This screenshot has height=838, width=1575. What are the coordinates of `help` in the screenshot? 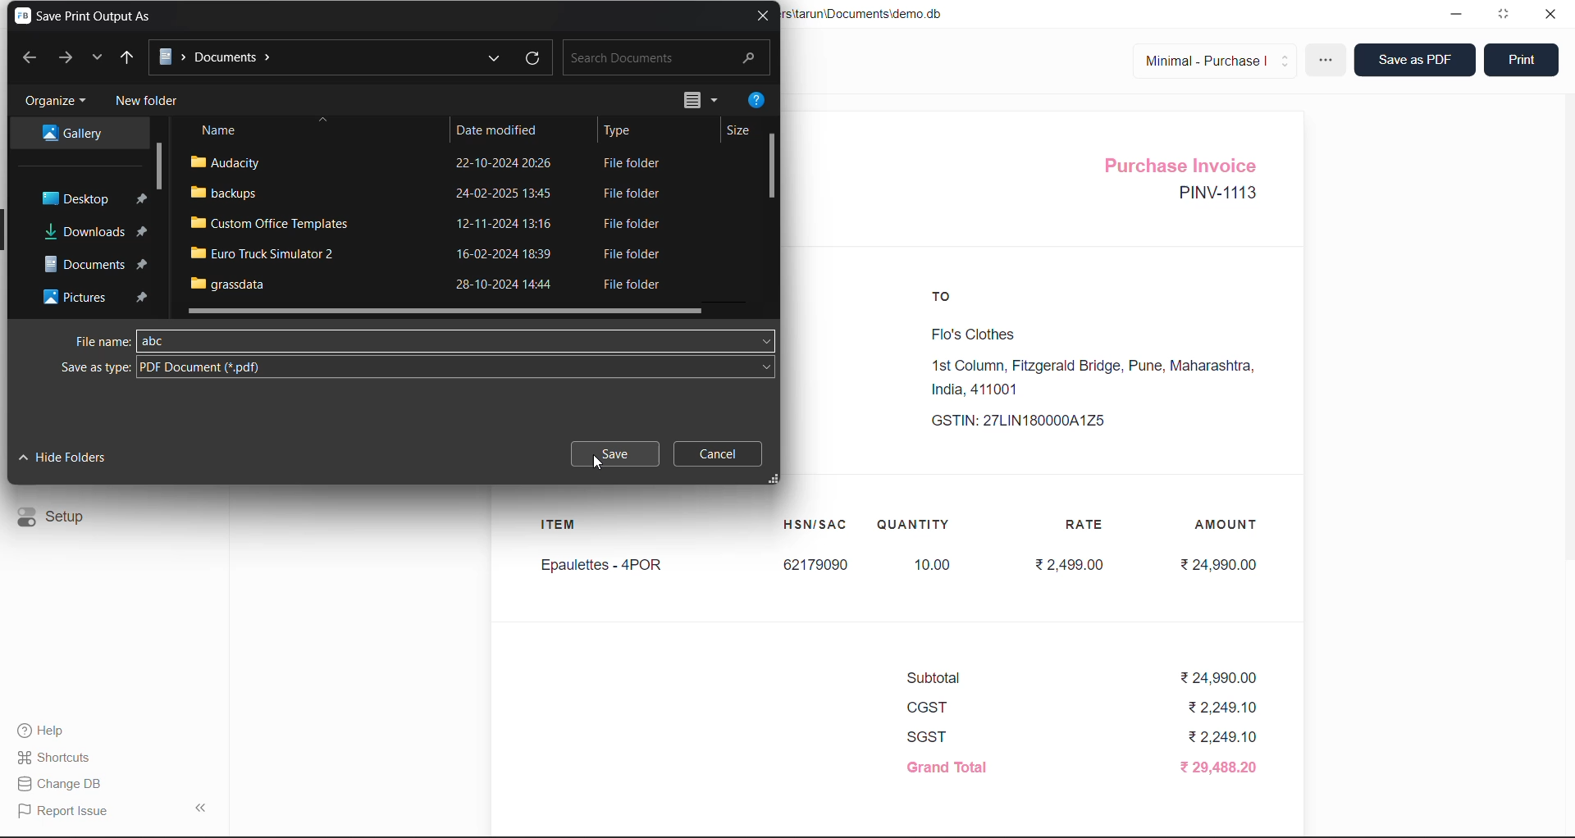 It's located at (758, 103).